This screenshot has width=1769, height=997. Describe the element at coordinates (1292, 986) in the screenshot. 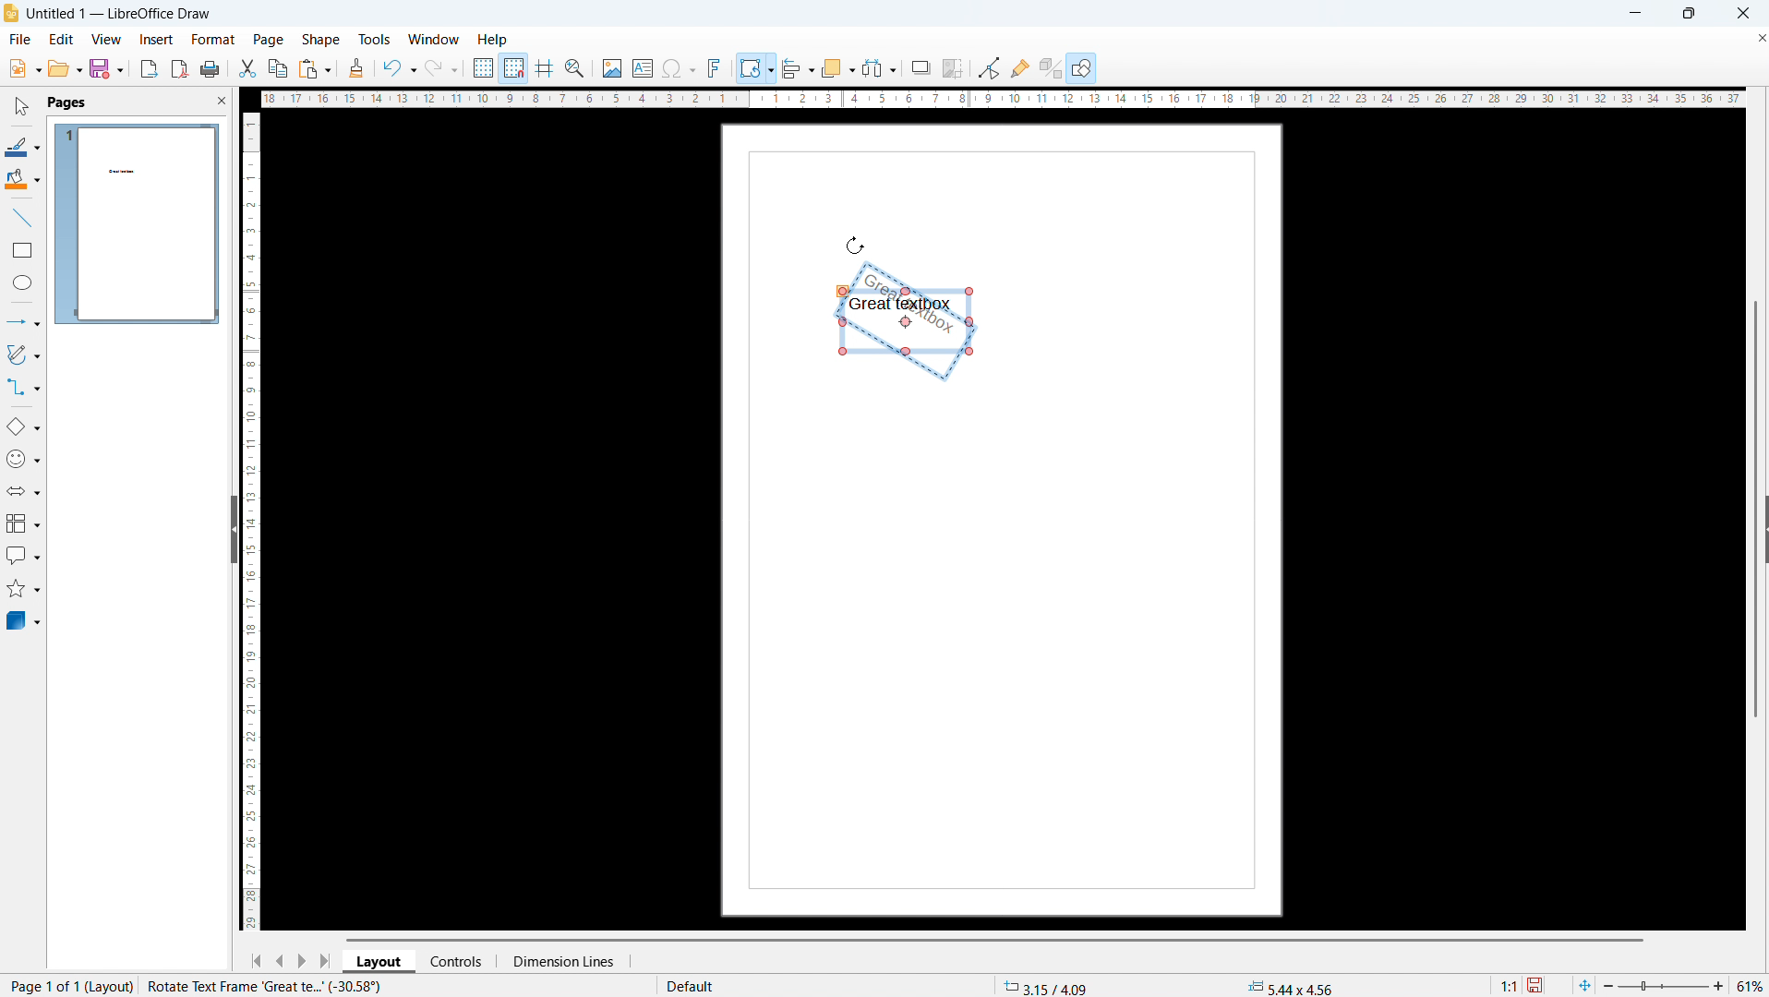

I see `object dimension` at that location.